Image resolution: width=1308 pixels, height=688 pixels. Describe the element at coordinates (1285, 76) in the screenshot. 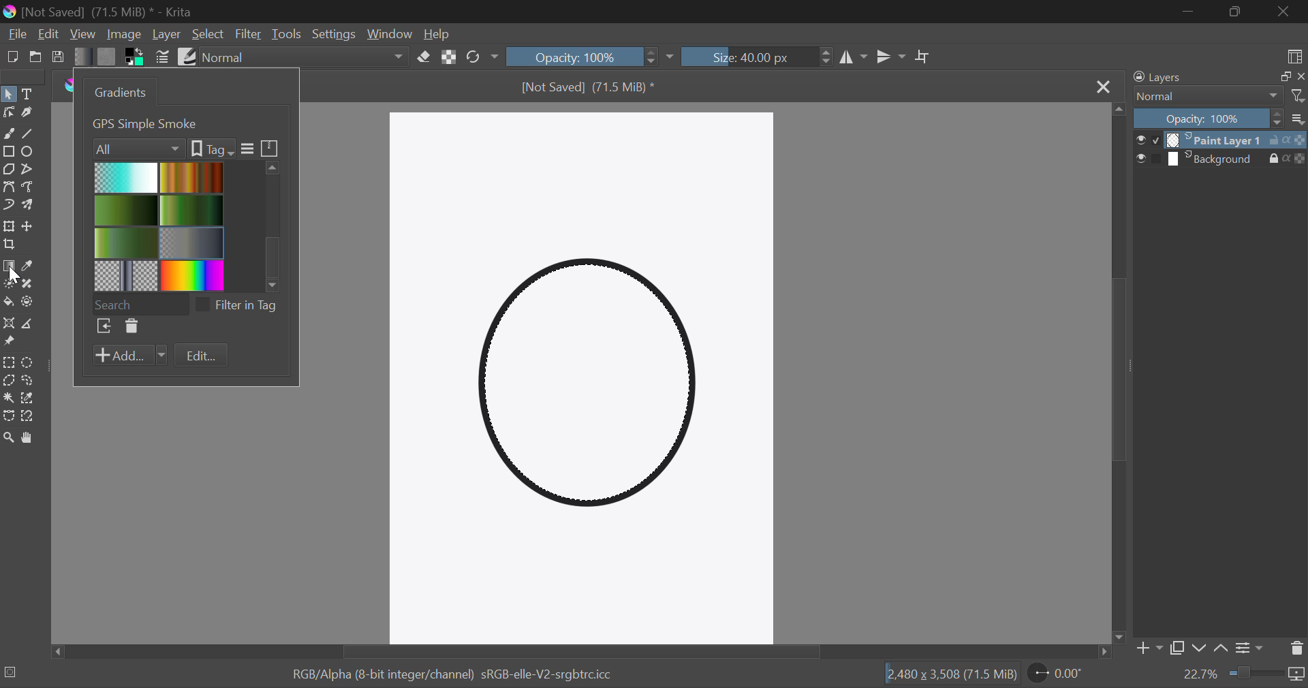

I see `copy` at that location.